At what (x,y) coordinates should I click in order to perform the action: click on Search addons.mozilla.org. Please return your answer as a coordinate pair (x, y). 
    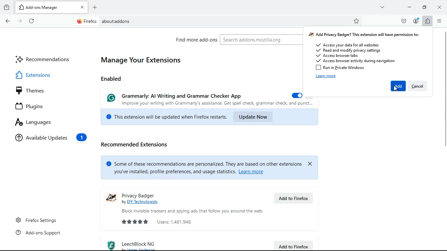
    Looking at the image, I should click on (261, 39).